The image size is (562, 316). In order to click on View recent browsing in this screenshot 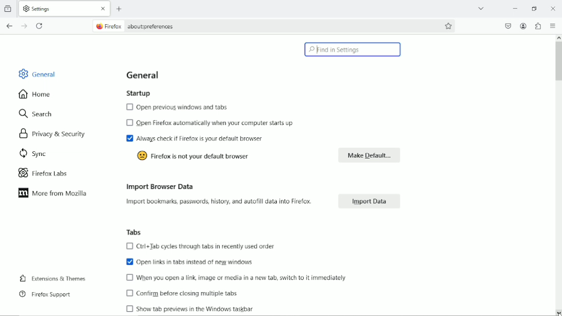, I will do `click(8, 9)`.